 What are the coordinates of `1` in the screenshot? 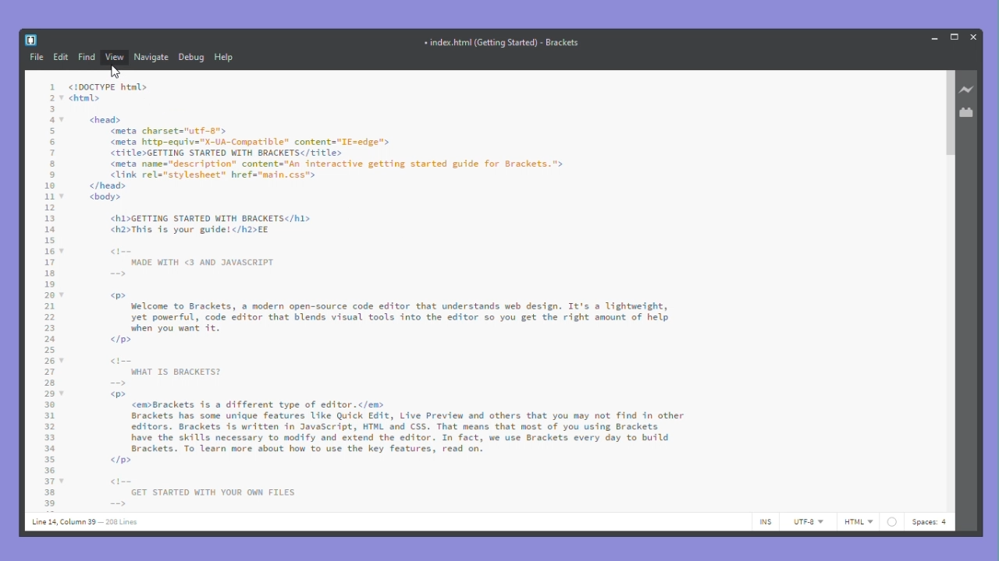 It's located at (52, 86).